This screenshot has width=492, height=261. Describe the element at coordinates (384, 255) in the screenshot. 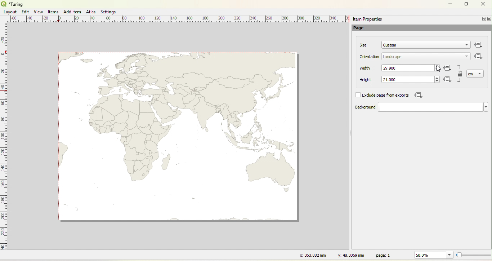

I see `page: 1` at that location.